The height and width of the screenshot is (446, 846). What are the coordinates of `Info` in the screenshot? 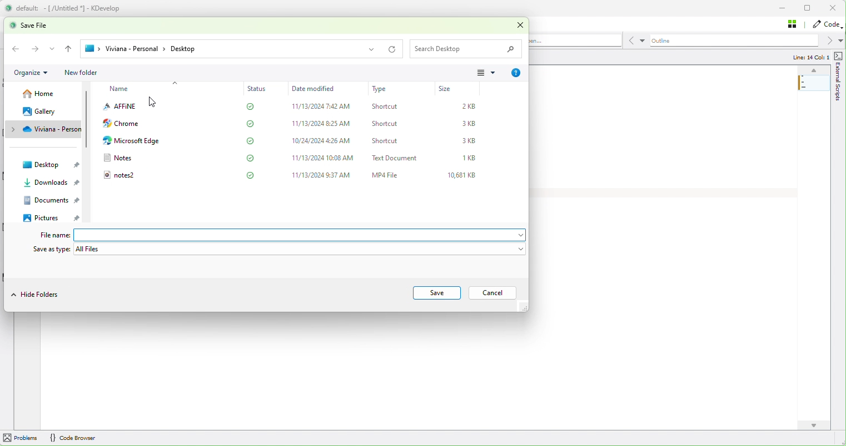 It's located at (516, 73).